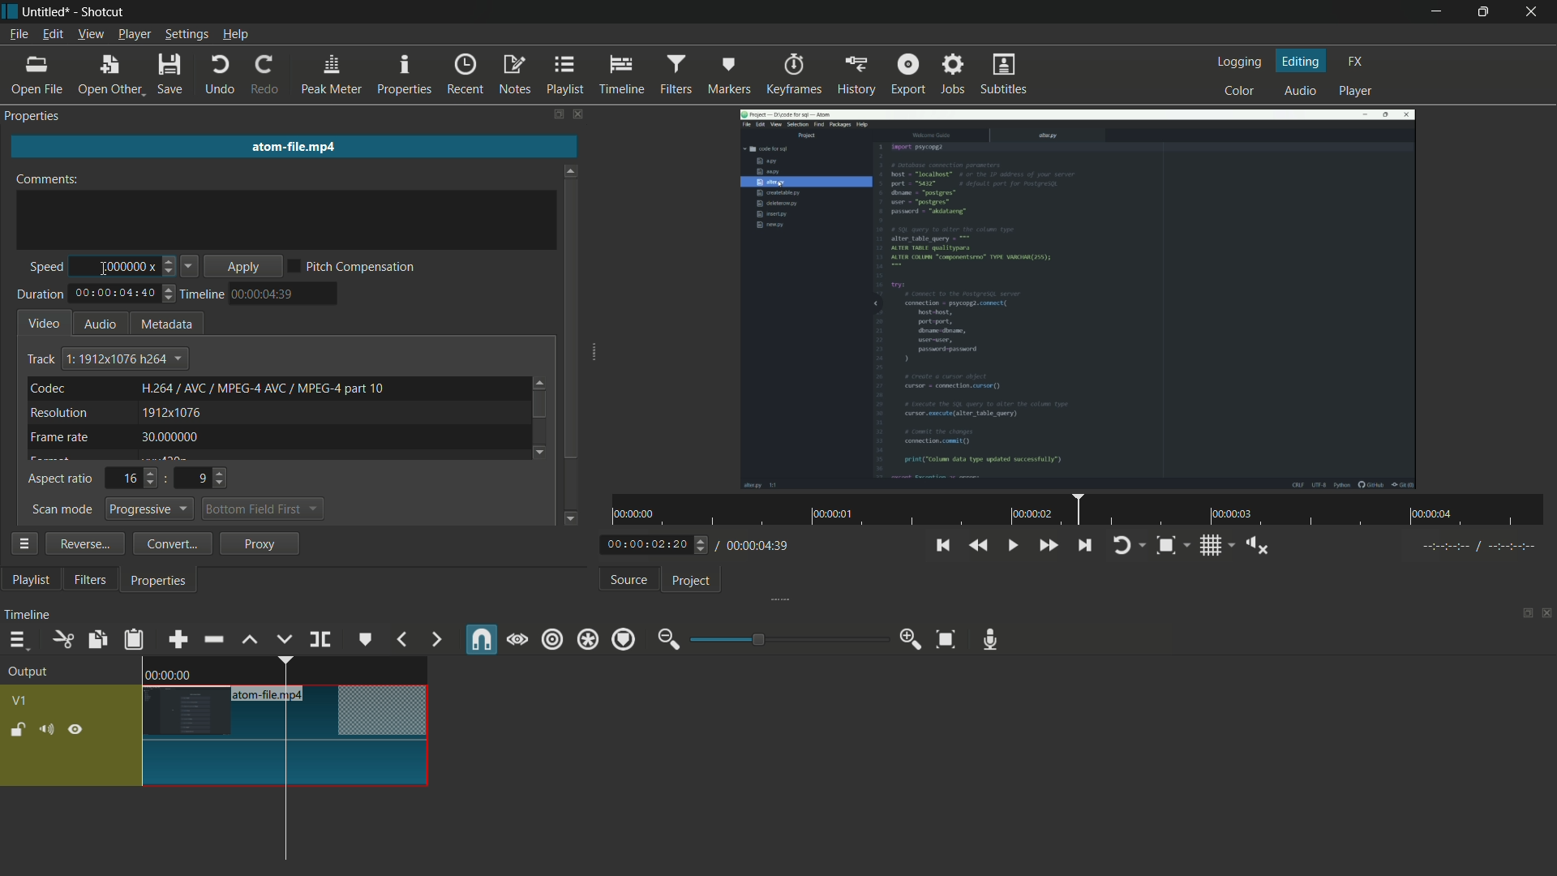 The height and width of the screenshot is (876, 1557). I want to click on change layout, so click(557, 115).